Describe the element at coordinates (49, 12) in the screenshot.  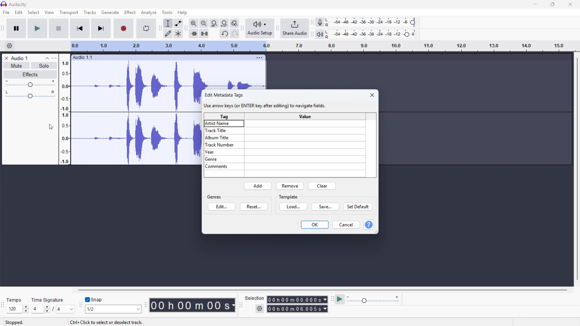
I see `view` at that location.